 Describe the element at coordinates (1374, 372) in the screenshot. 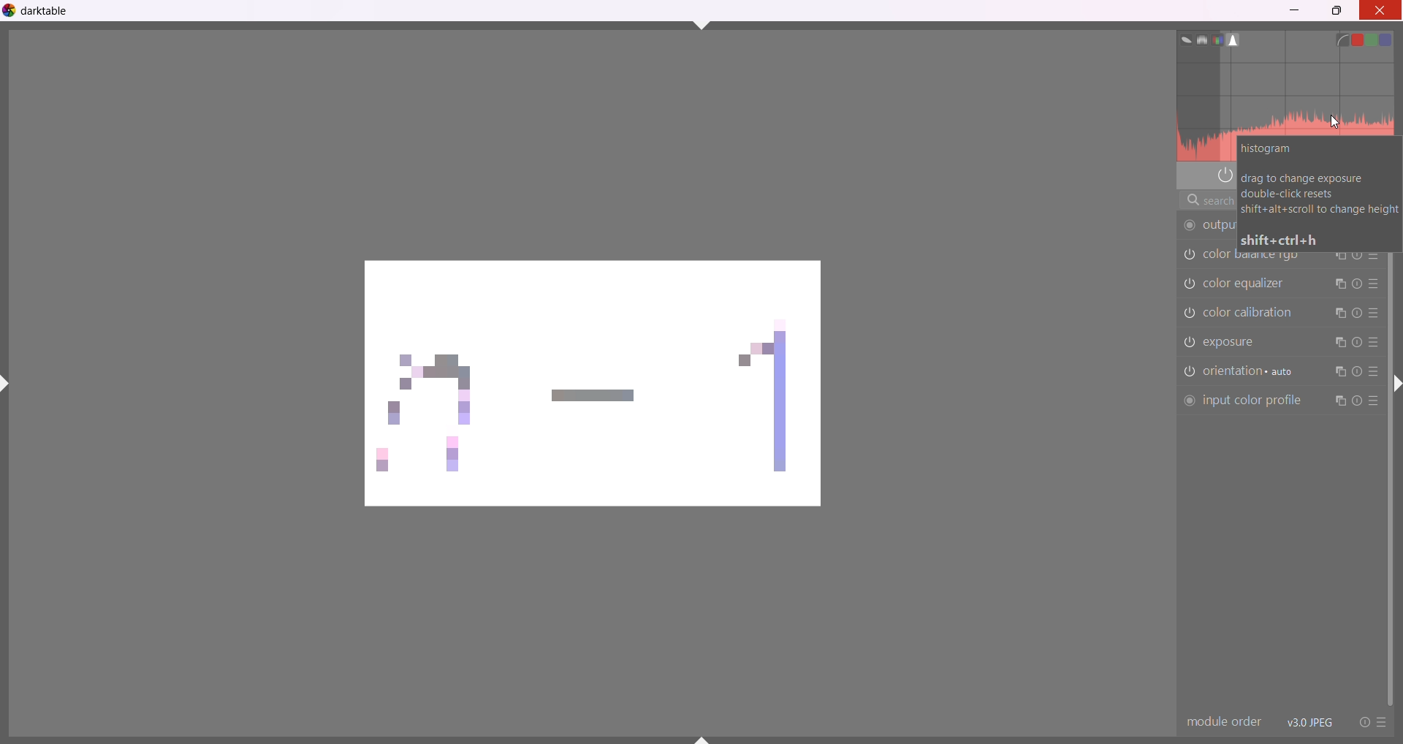

I see `presets` at that location.